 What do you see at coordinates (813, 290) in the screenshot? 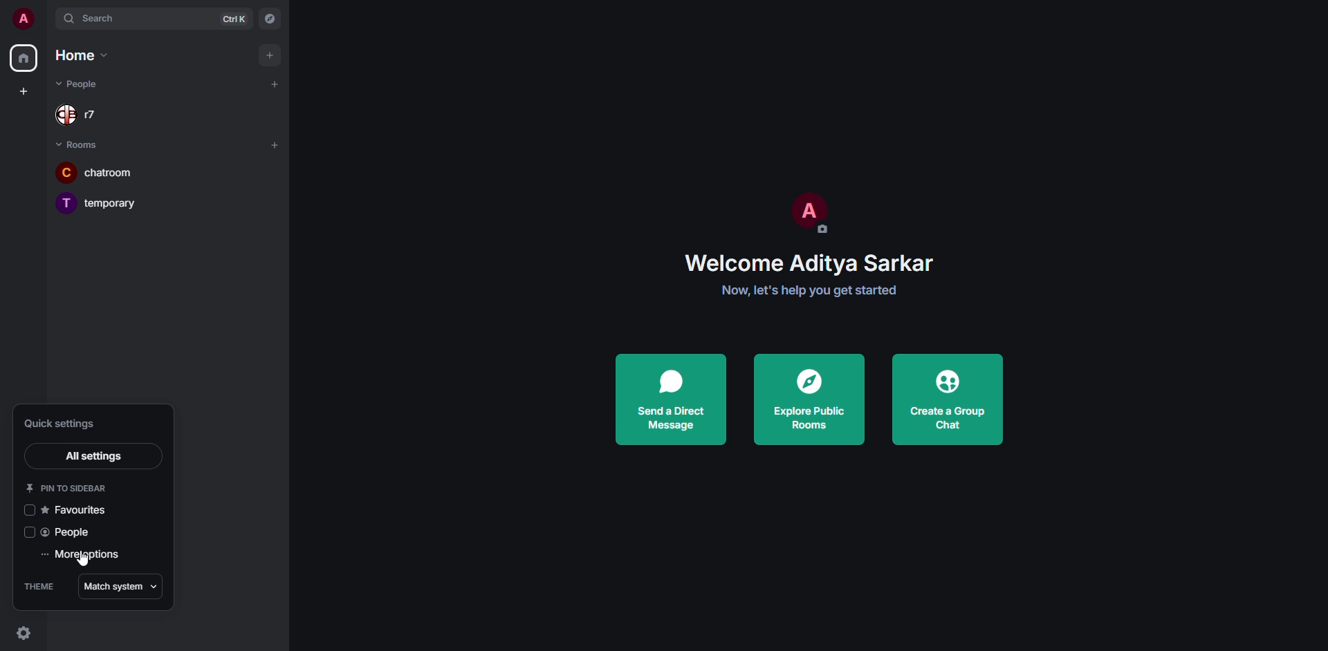
I see `get started` at bounding box center [813, 290].